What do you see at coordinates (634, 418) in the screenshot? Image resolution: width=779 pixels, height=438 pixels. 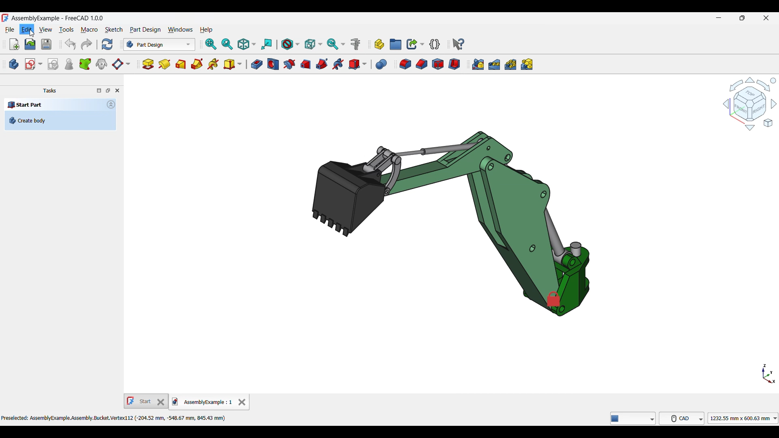 I see `freeCAD tools` at bounding box center [634, 418].